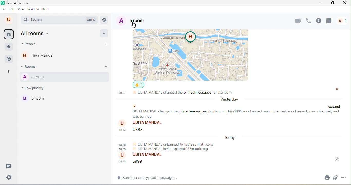  What do you see at coordinates (233, 137) in the screenshot?
I see `today` at bounding box center [233, 137].